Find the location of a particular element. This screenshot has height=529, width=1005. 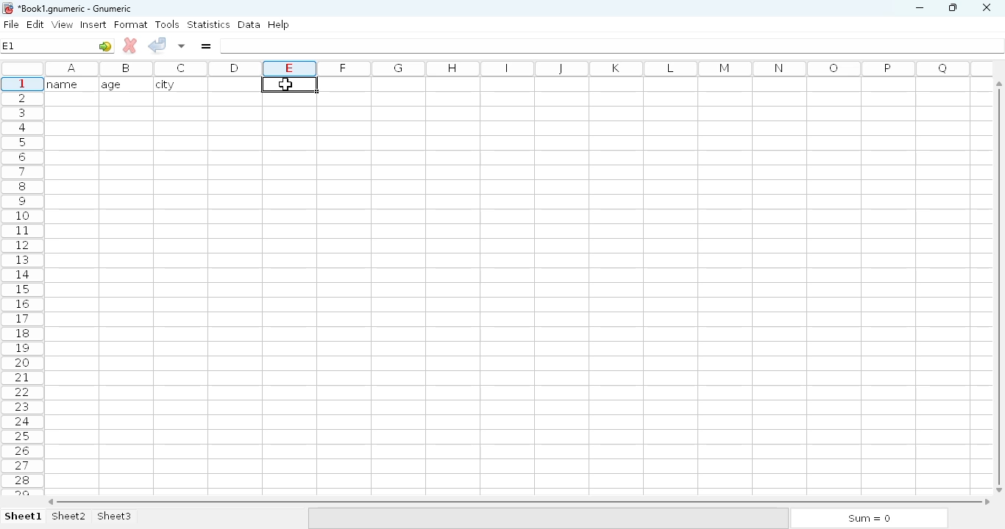

column is located at coordinates (514, 68).